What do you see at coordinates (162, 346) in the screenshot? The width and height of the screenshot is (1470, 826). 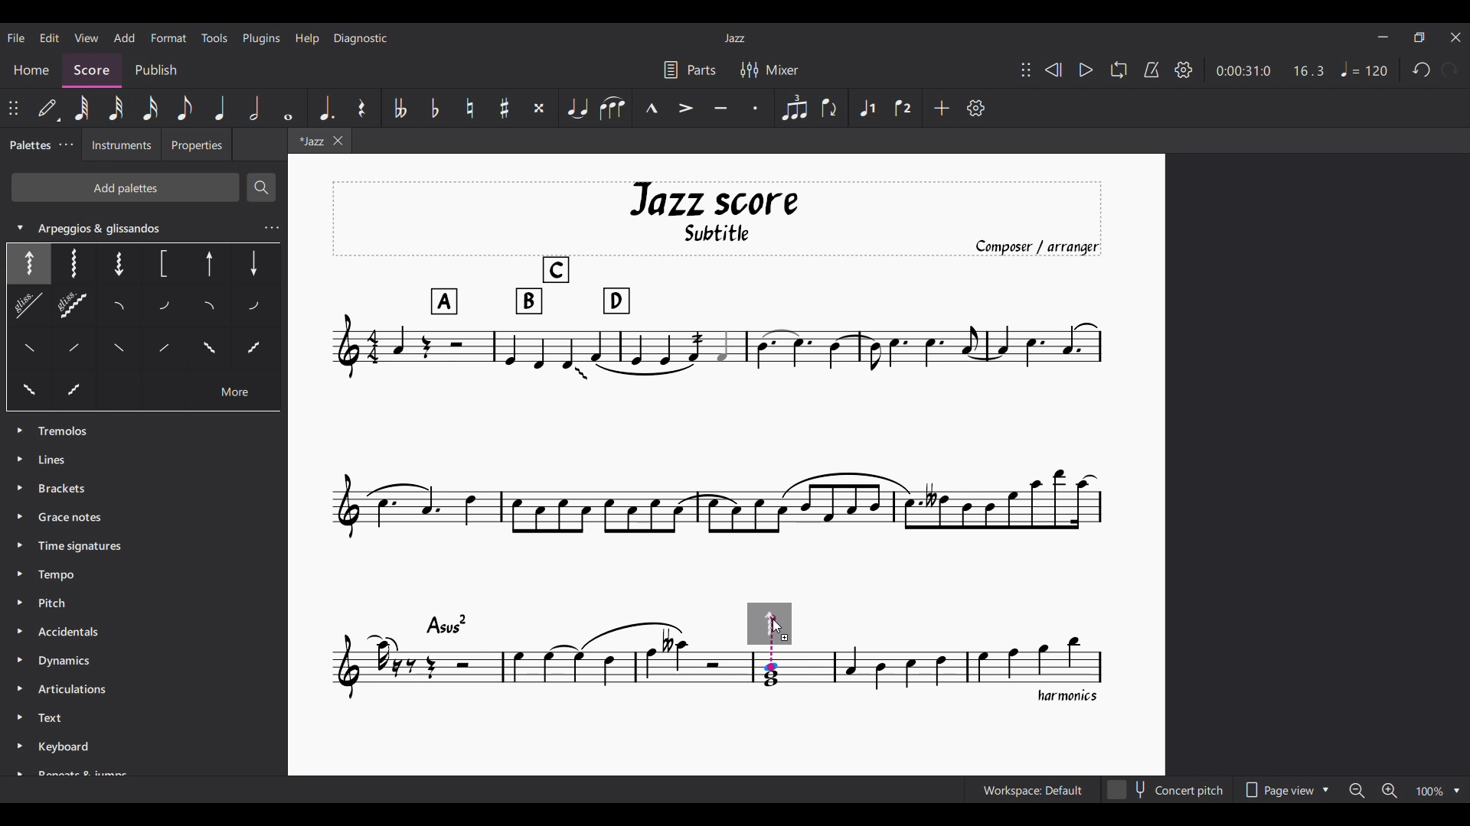 I see `` at bounding box center [162, 346].